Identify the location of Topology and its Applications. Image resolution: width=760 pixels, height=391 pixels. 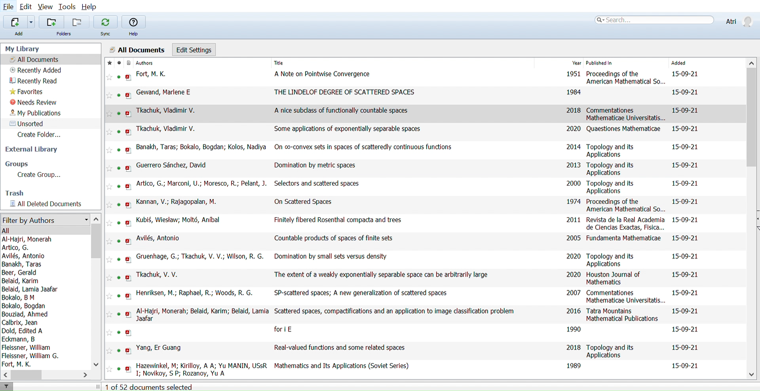
(612, 169).